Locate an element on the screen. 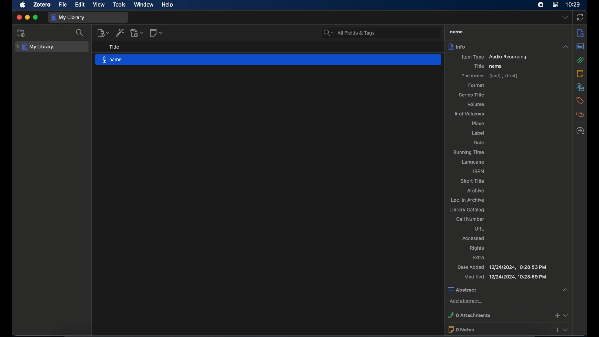 The image size is (599, 337). view is located at coordinates (99, 4).